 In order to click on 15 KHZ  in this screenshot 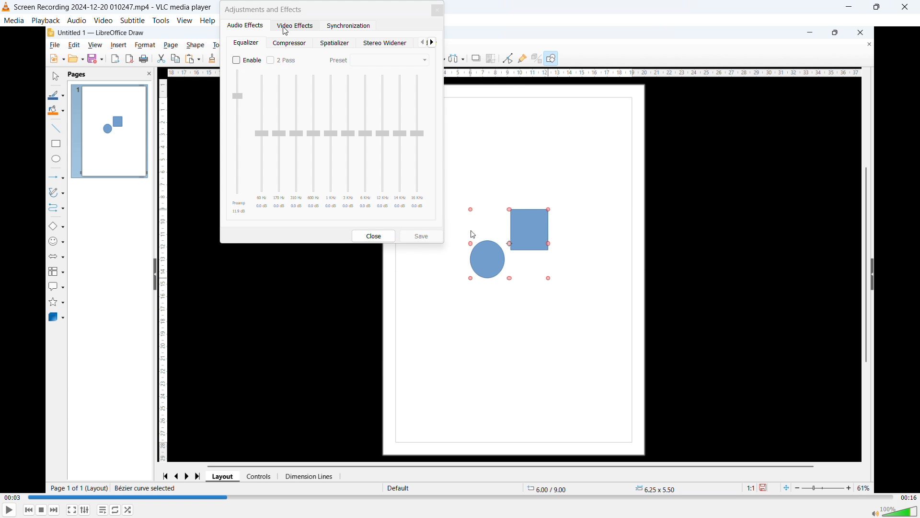, I will do `click(417, 144)`.